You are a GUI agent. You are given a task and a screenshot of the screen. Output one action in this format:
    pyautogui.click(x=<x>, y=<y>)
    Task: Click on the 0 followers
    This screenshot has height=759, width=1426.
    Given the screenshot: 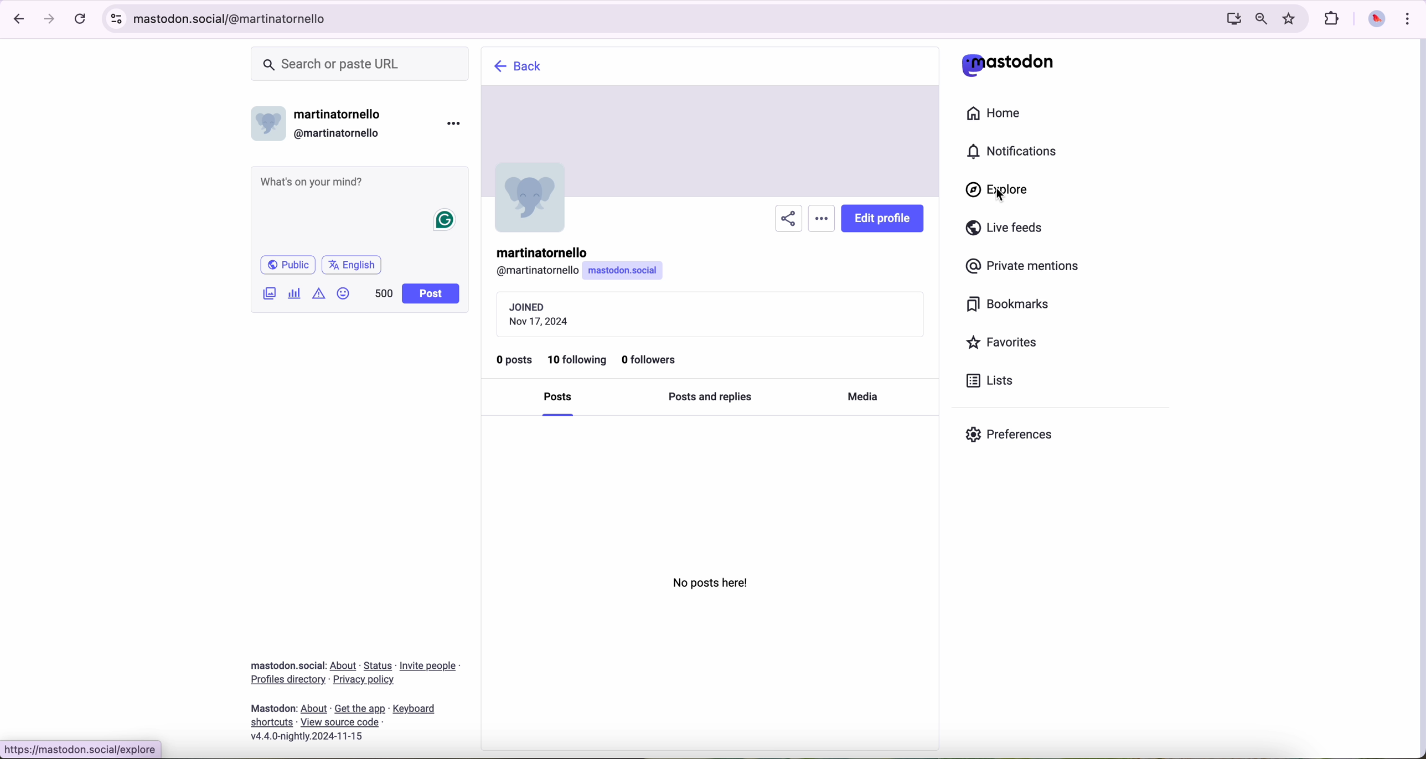 What is the action you would take?
    pyautogui.click(x=655, y=359)
    